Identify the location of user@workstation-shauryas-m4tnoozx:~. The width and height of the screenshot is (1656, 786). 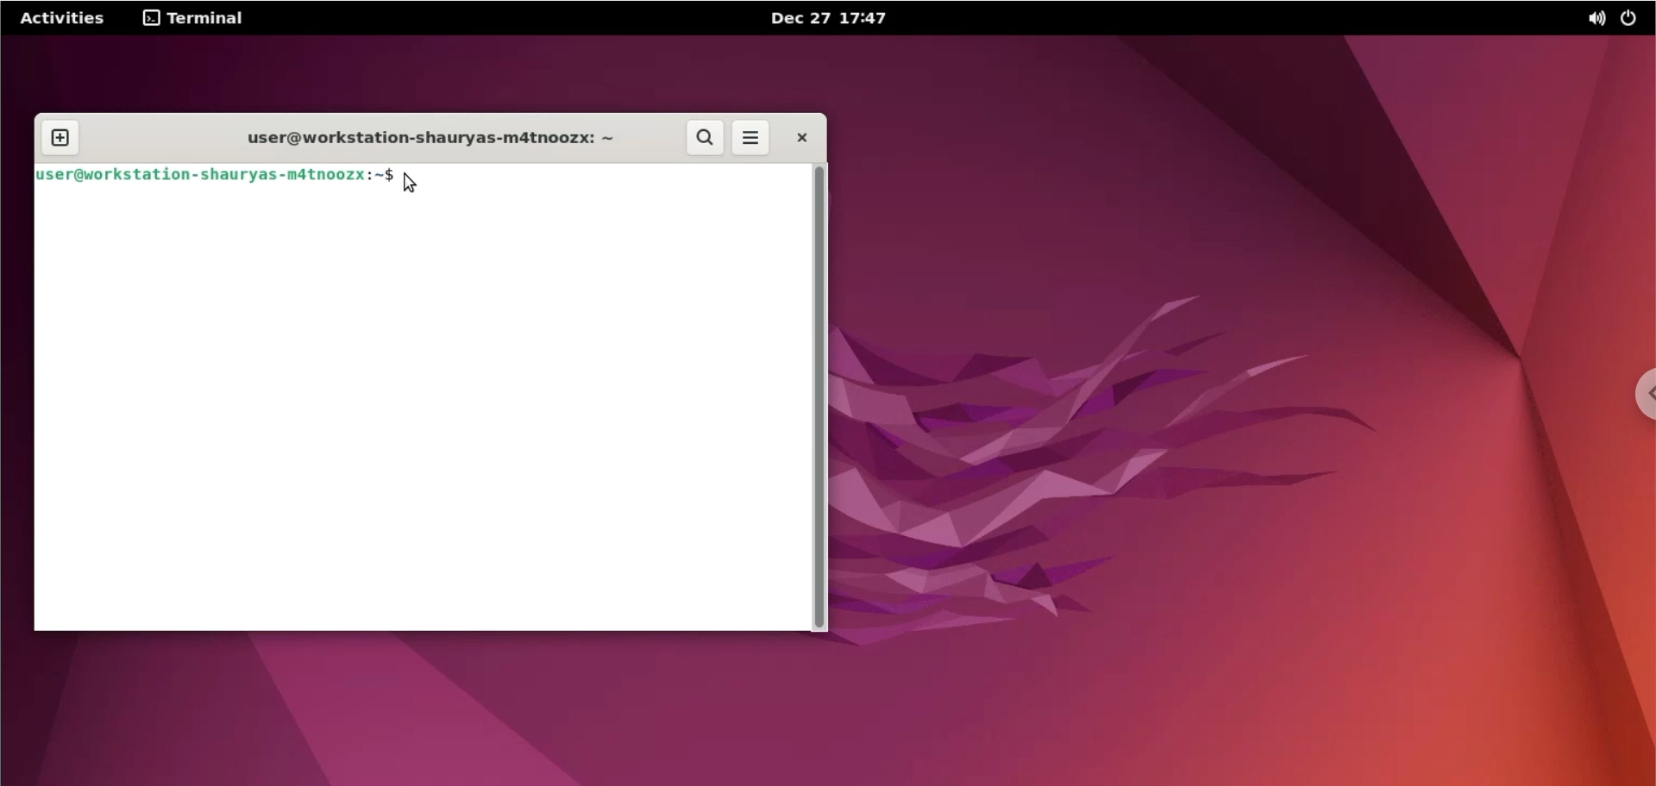
(423, 134).